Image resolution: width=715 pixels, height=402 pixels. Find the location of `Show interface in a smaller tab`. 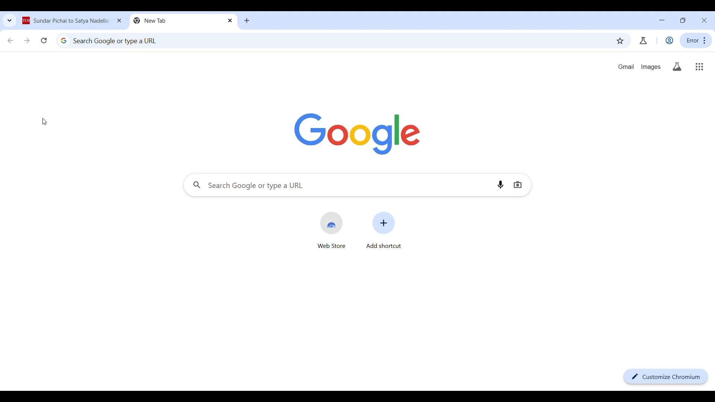

Show interface in a smaller tab is located at coordinates (683, 20).